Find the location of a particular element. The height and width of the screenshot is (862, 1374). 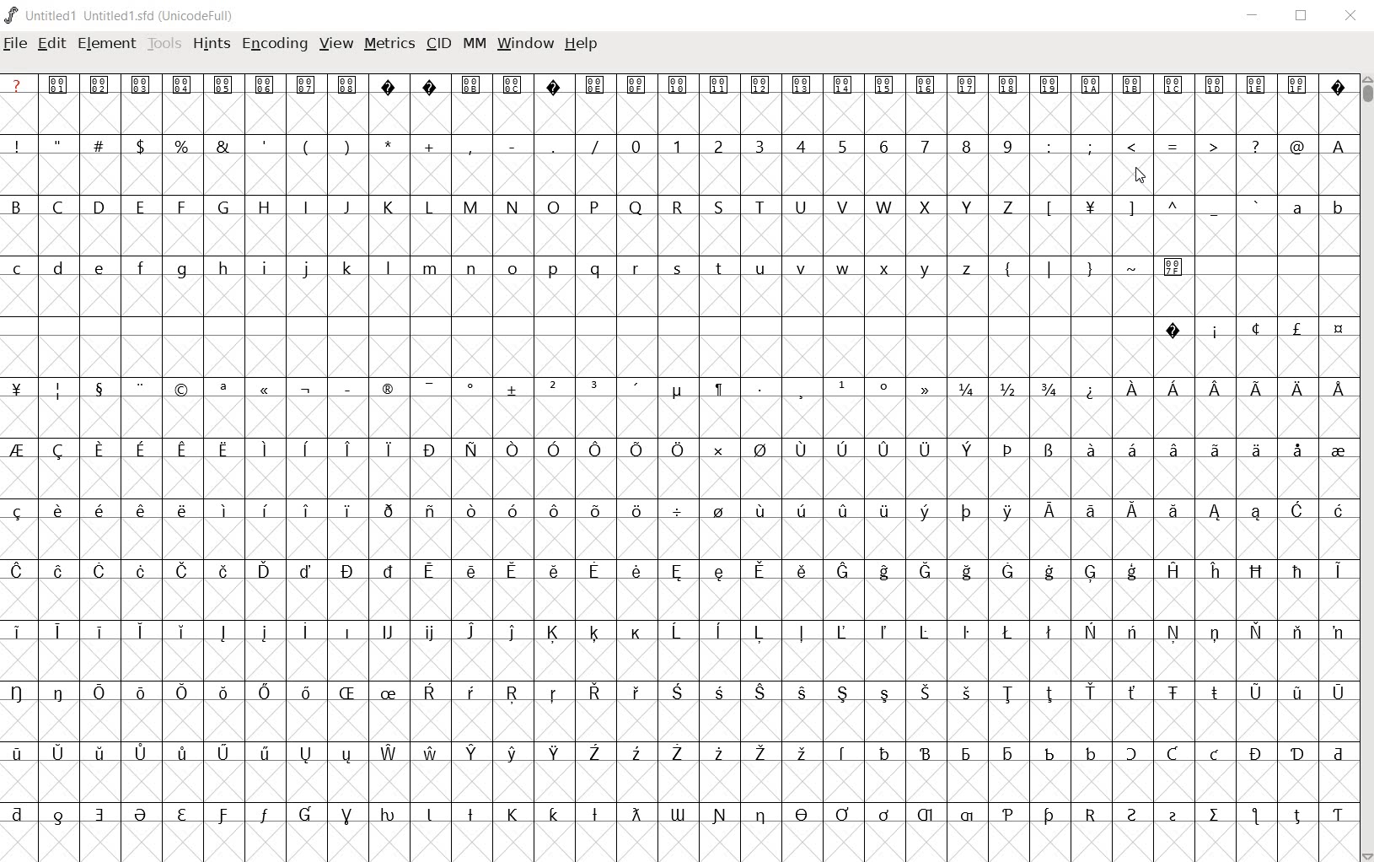

small letter c - z is located at coordinates (491, 267).